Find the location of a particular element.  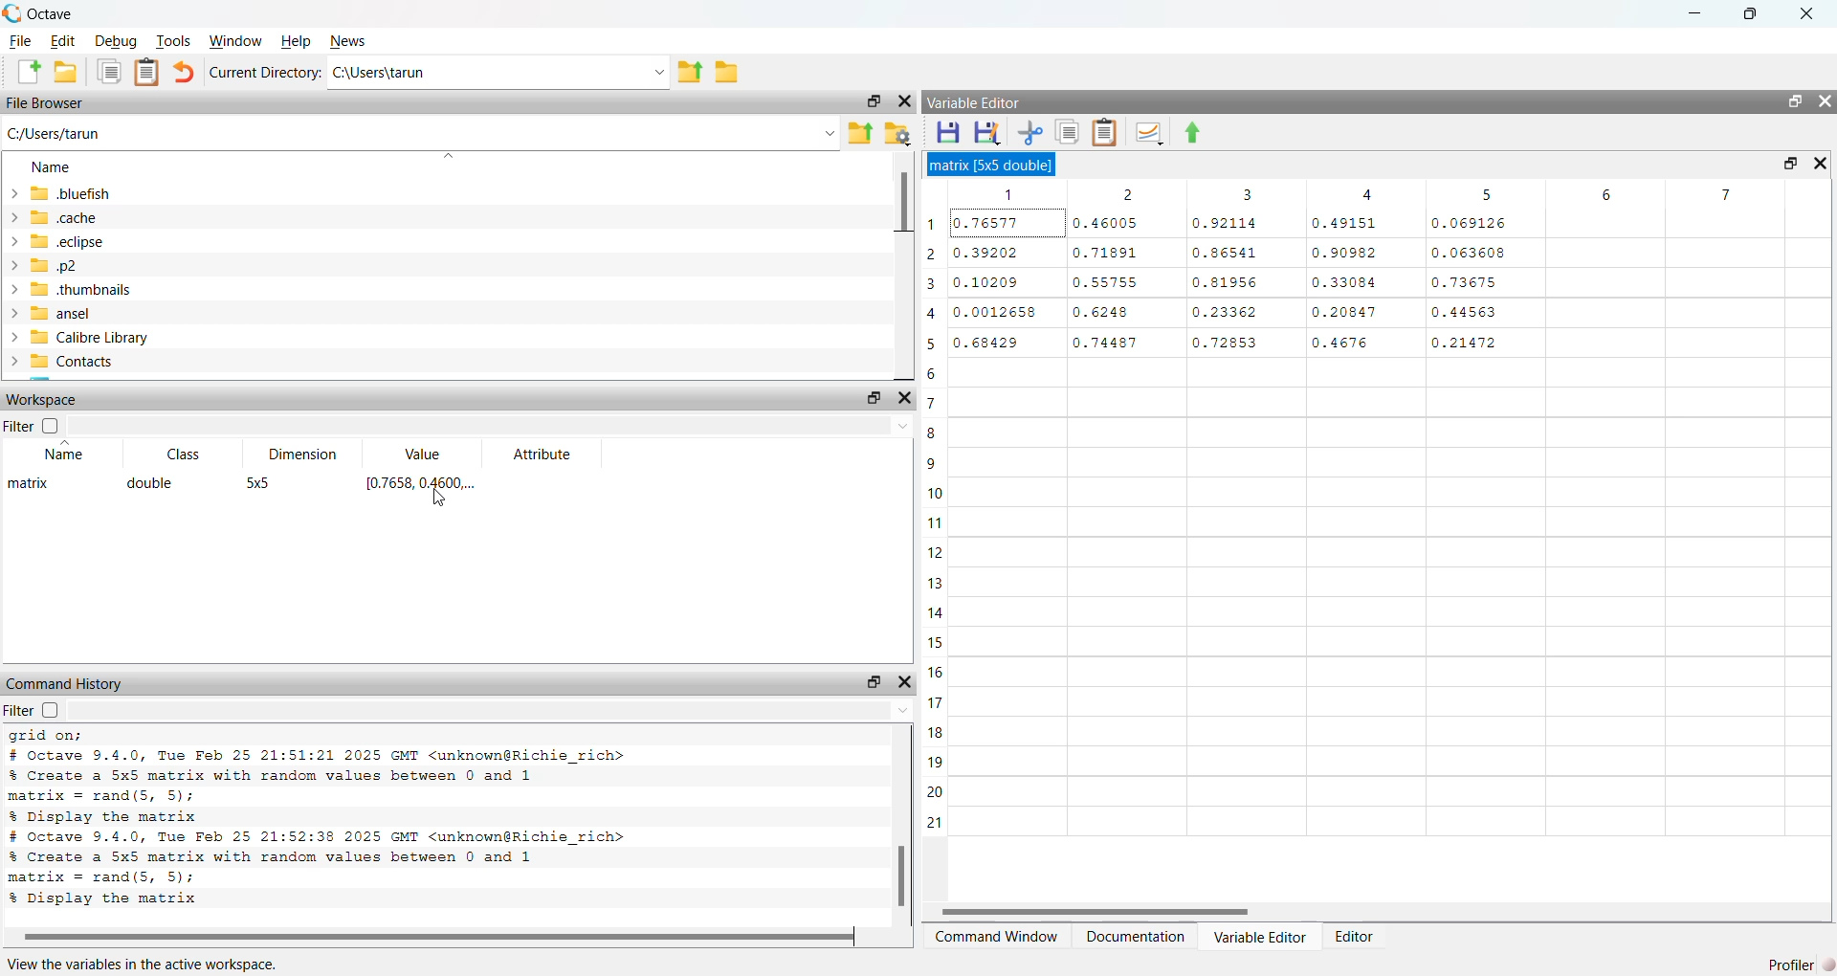

fiIter is located at coordinates (44, 710).